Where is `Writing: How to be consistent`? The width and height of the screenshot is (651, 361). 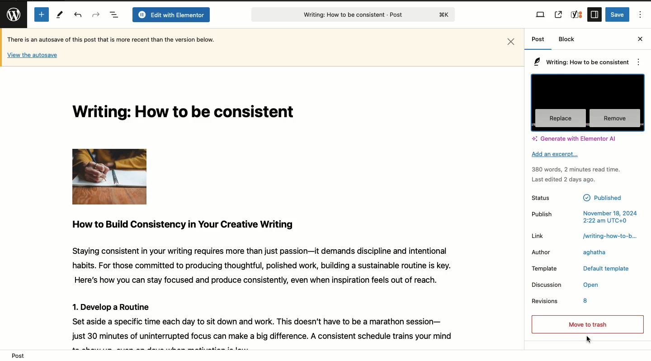 Writing: How to be consistent is located at coordinates (188, 114).